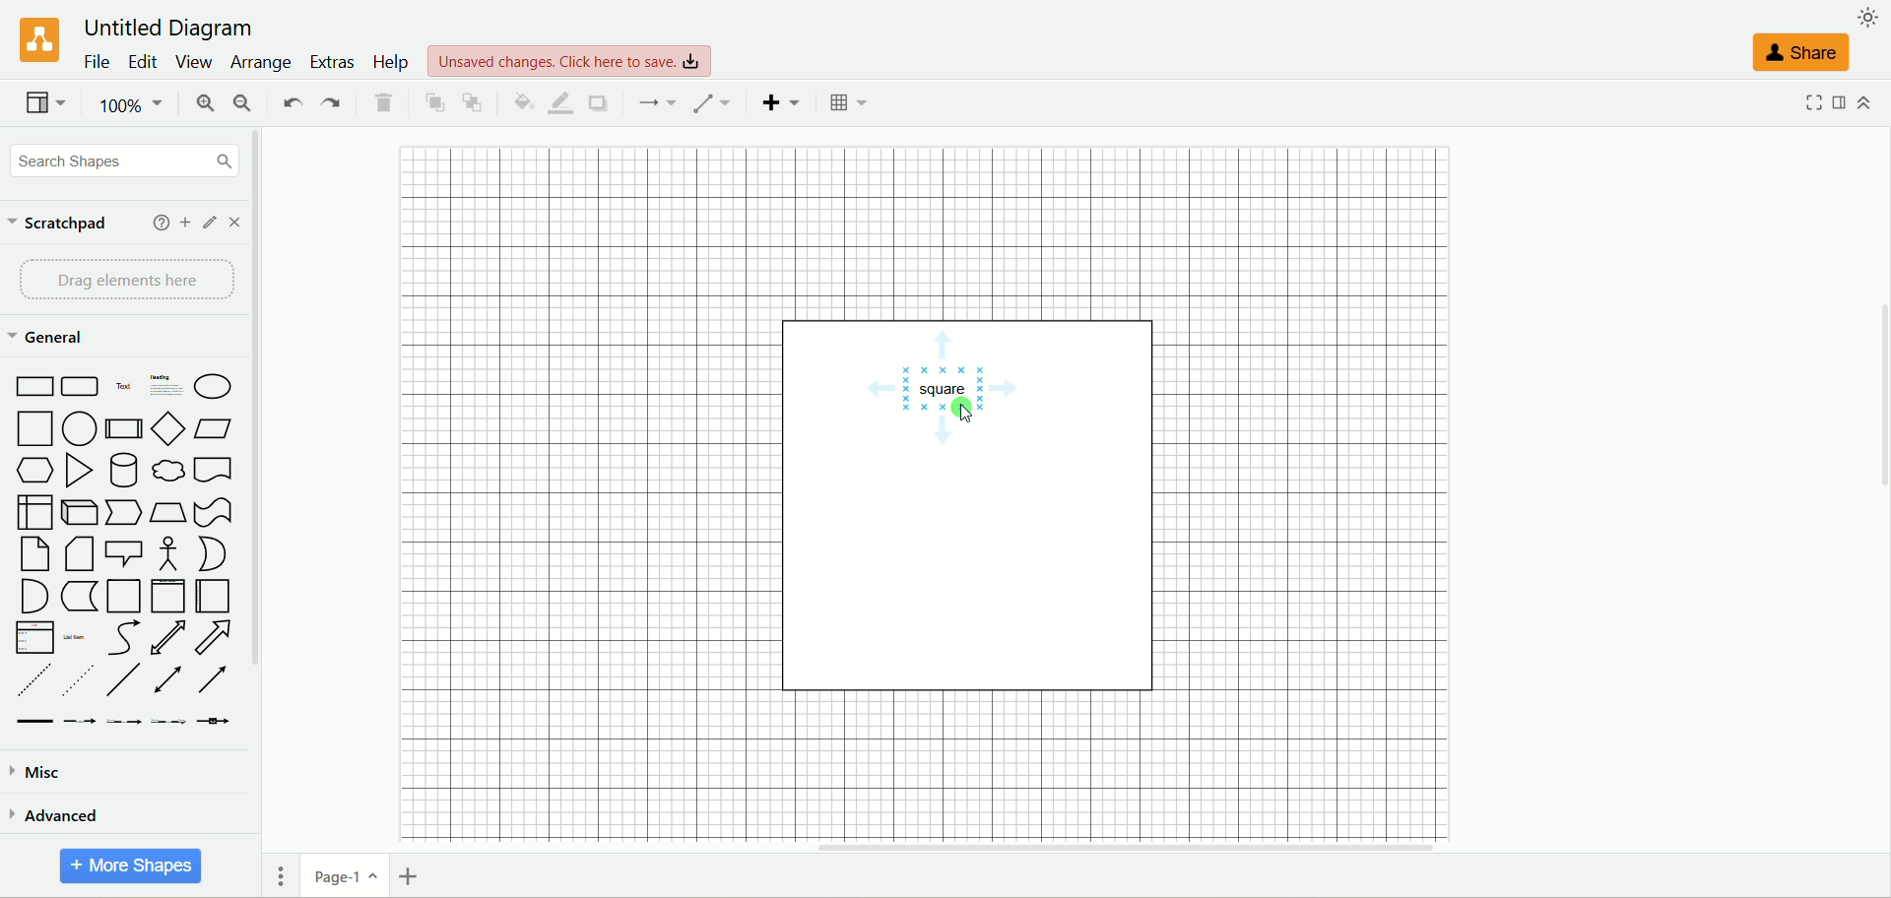  What do you see at coordinates (244, 104) in the screenshot?
I see `zoom out` at bounding box center [244, 104].